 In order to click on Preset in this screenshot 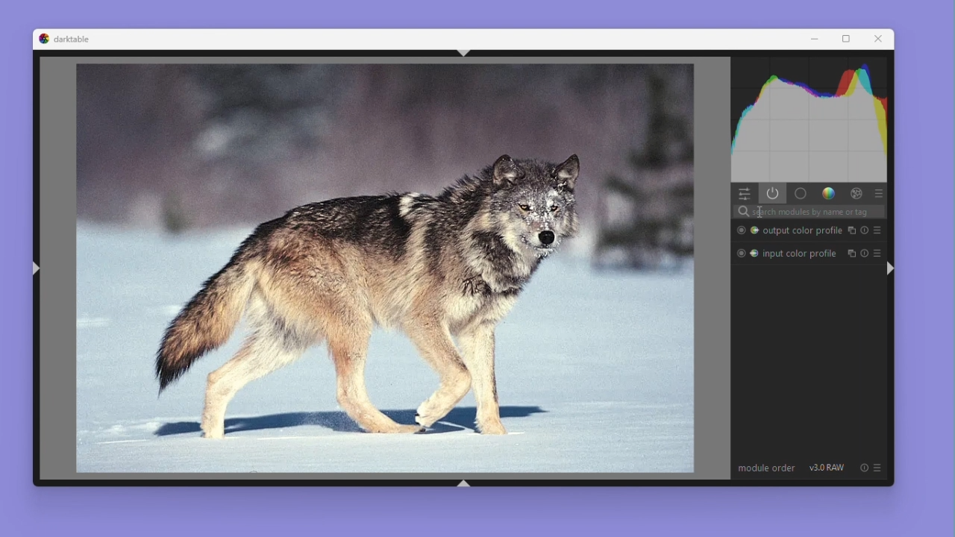, I will do `click(879, 194)`.